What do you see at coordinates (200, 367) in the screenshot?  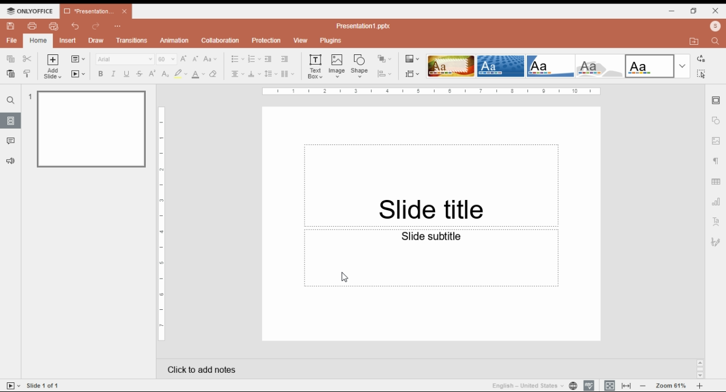 I see `click add notes` at bounding box center [200, 367].